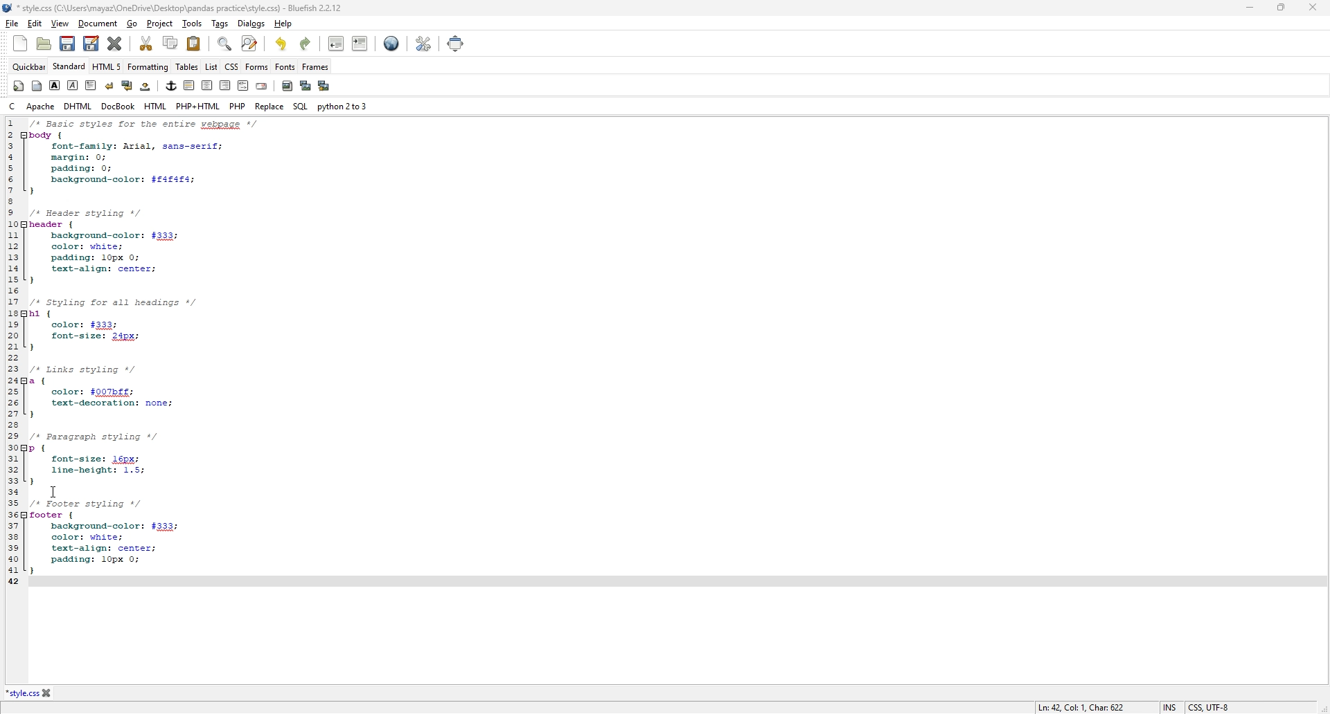 This screenshot has height=714, width=1330. What do you see at coordinates (115, 44) in the screenshot?
I see `close current tab` at bounding box center [115, 44].